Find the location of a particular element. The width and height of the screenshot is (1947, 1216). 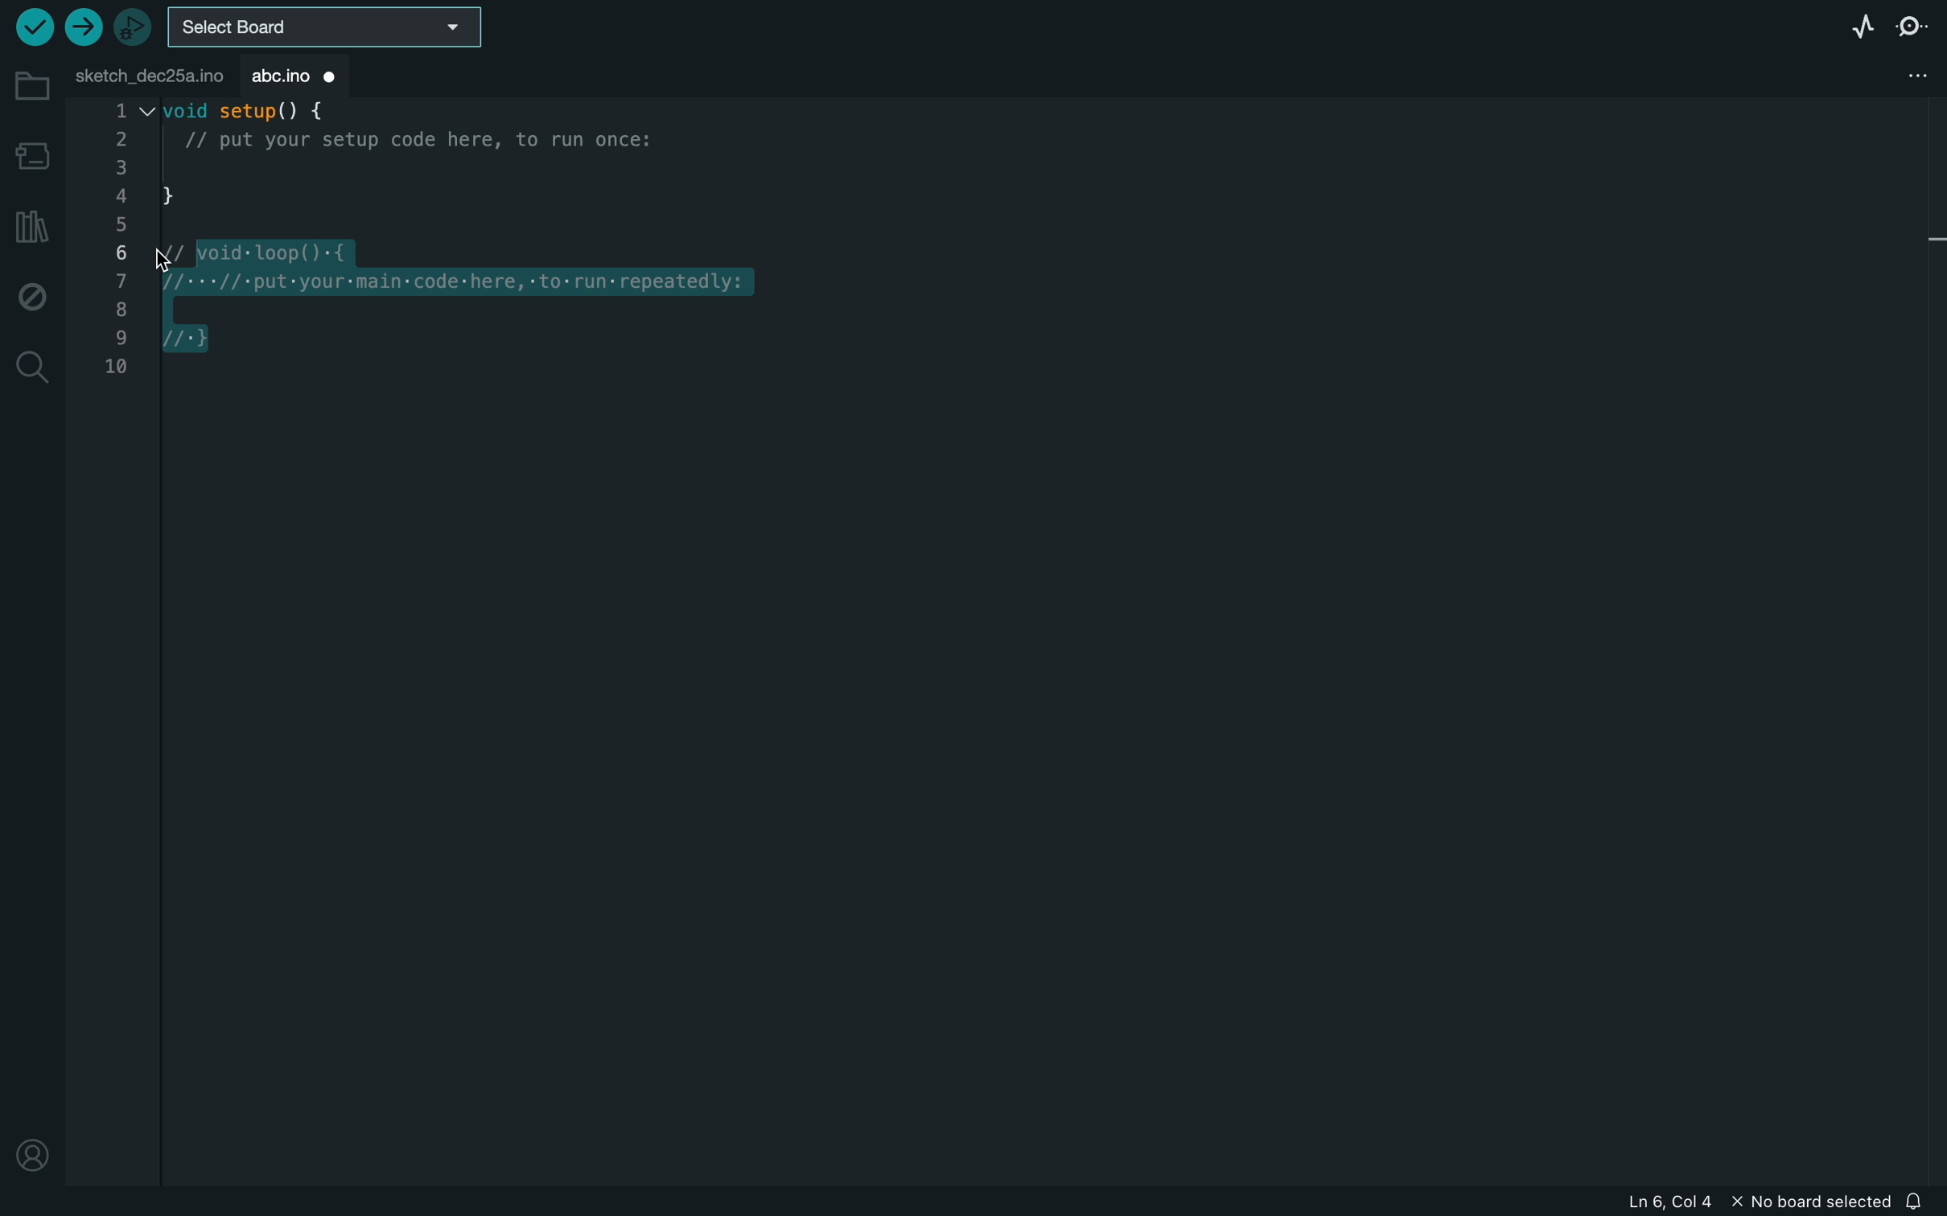

1,2,3,4,5,6,7,8,9,10 is located at coordinates (116, 249).